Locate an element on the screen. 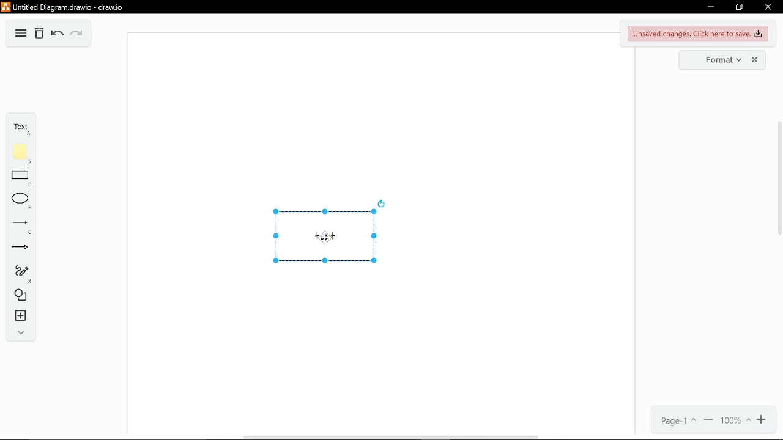 Image resolution: width=783 pixels, height=440 pixels. page is located at coordinates (676, 419).